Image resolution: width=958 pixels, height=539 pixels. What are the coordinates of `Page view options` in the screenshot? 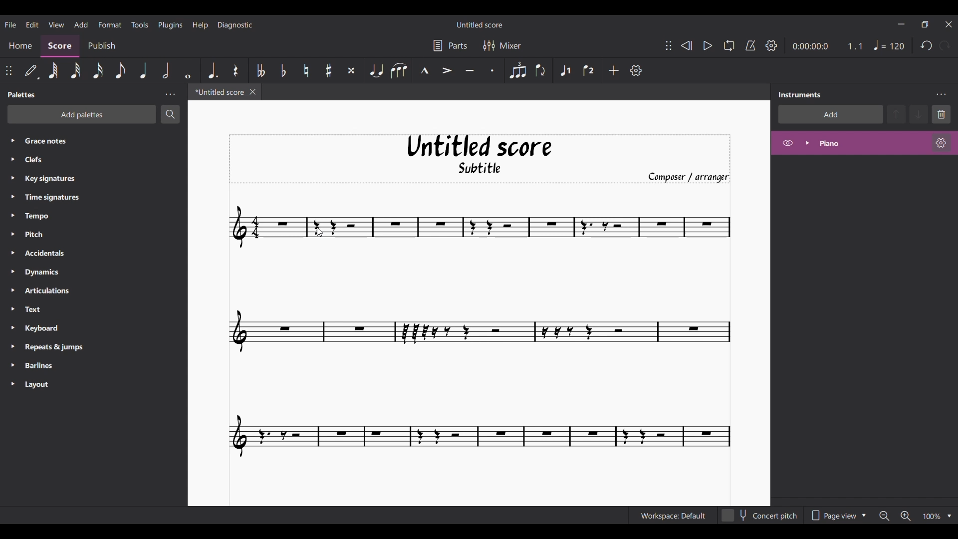 It's located at (837, 516).